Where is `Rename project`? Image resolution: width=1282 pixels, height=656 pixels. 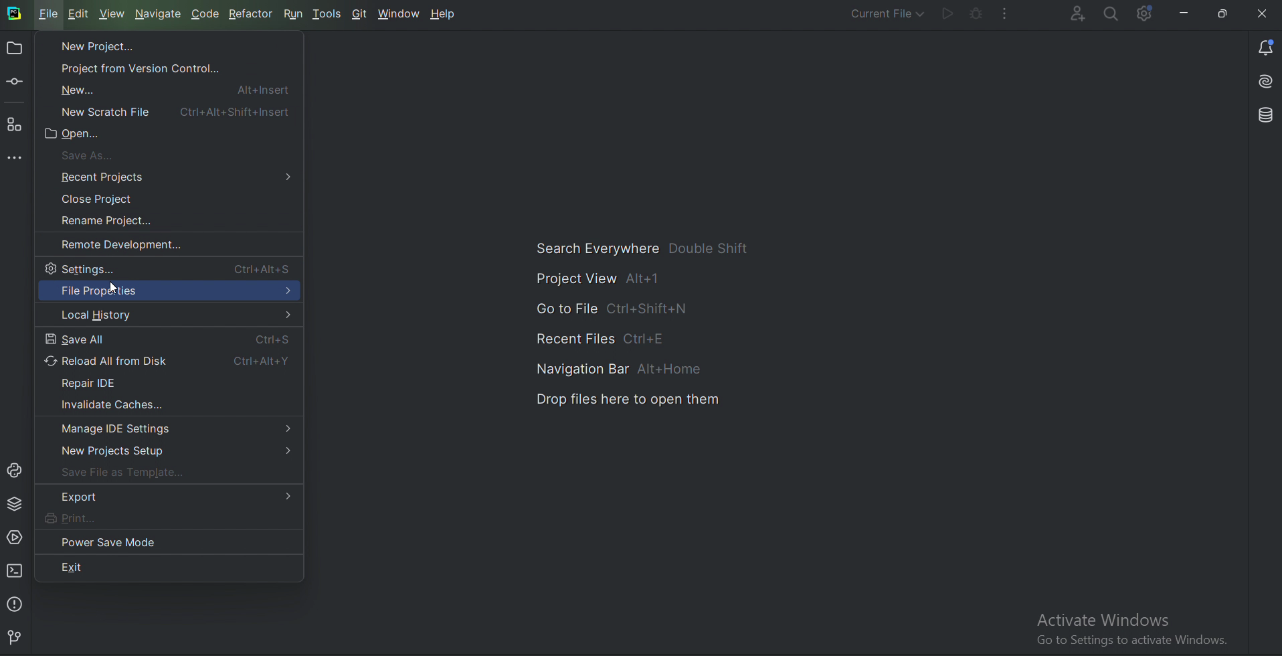
Rename project is located at coordinates (117, 222).